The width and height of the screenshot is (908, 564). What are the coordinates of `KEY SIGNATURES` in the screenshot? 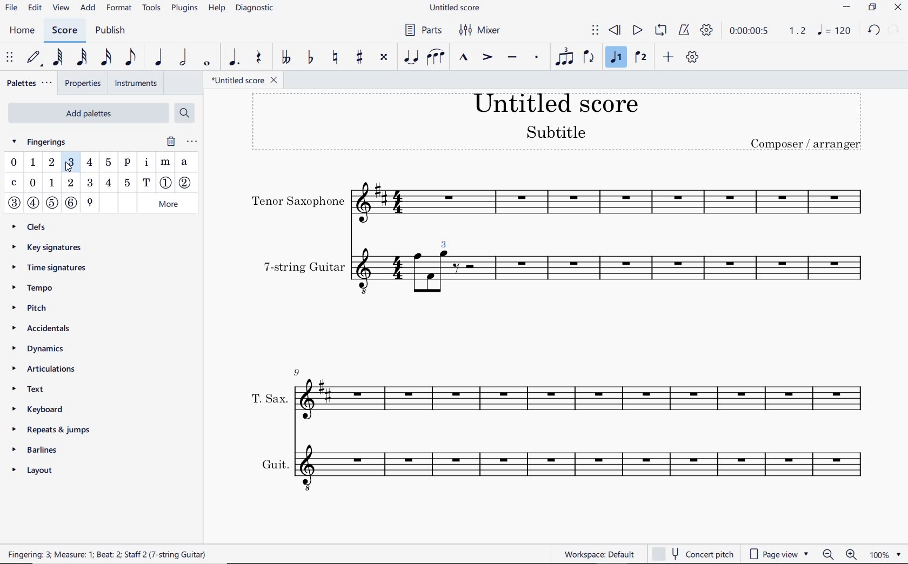 It's located at (53, 246).